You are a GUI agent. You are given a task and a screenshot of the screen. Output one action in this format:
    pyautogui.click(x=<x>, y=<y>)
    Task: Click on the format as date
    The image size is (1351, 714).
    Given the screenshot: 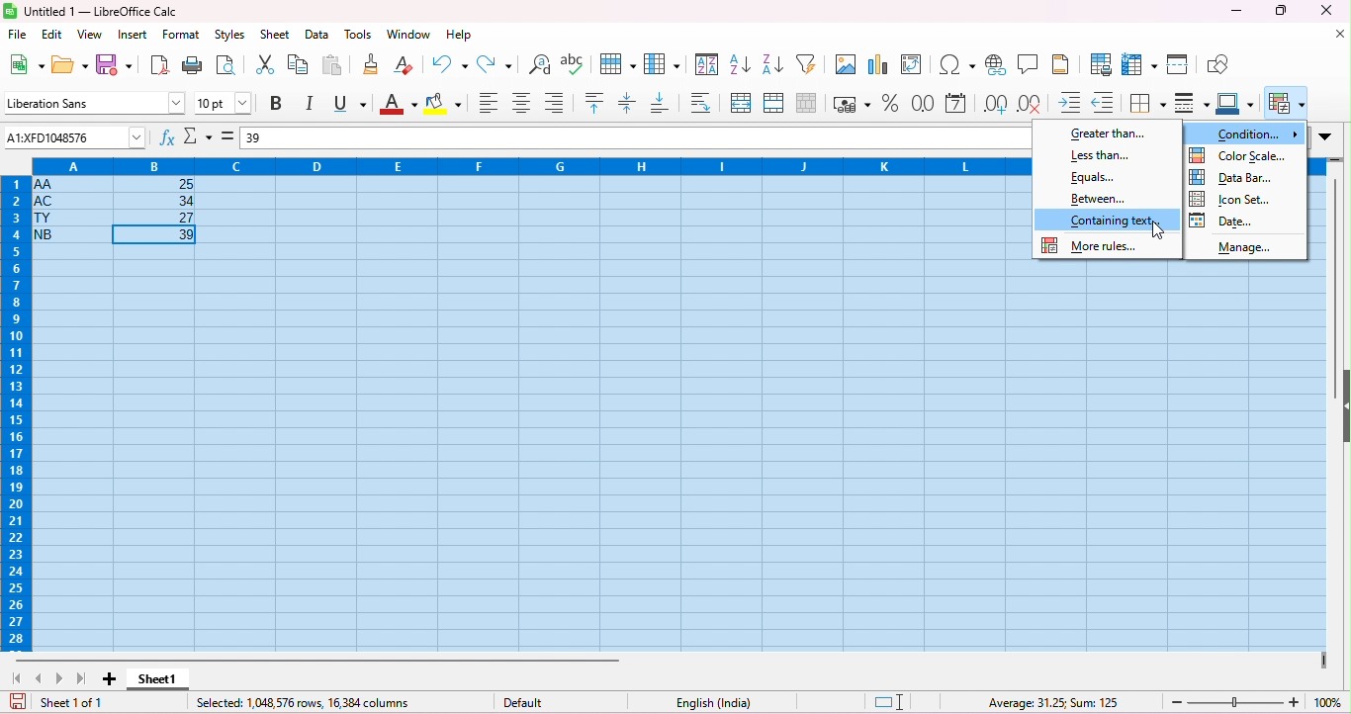 What is the action you would take?
    pyautogui.click(x=957, y=104)
    